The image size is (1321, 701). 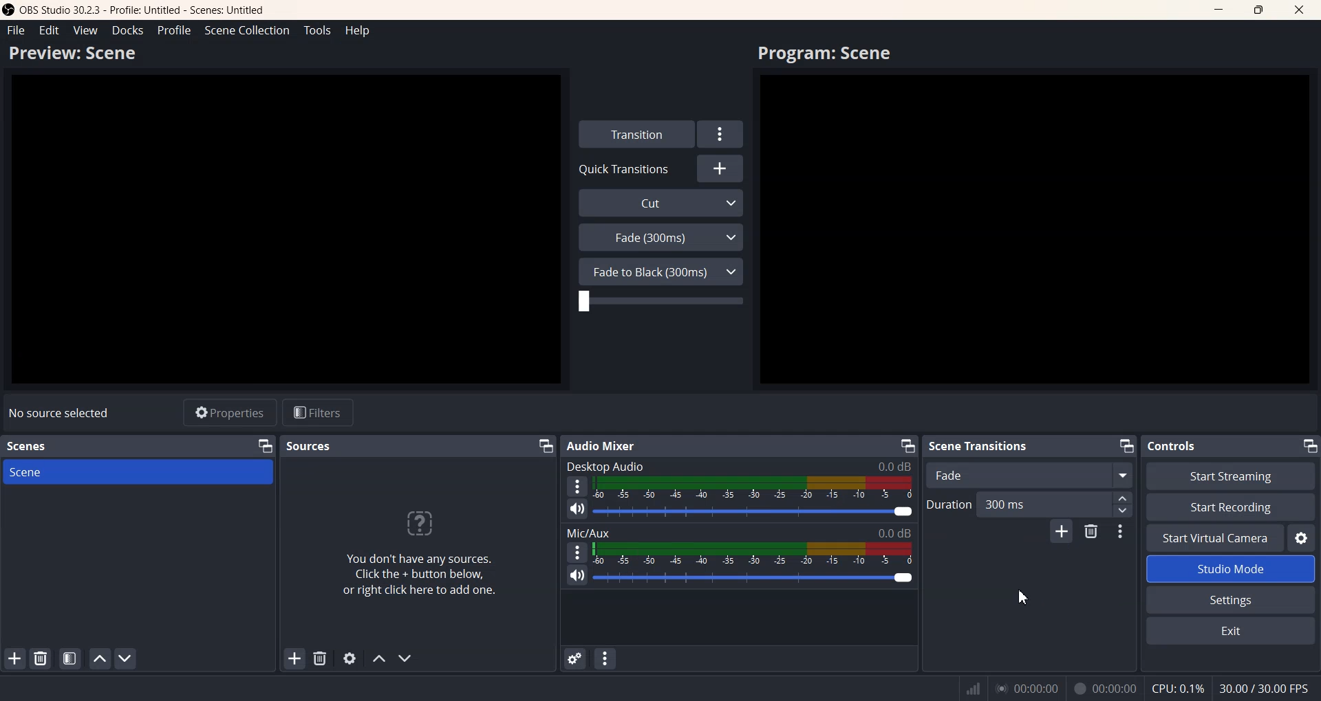 What do you see at coordinates (1304, 536) in the screenshot?
I see `Settings` at bounding box center [1304, 536].